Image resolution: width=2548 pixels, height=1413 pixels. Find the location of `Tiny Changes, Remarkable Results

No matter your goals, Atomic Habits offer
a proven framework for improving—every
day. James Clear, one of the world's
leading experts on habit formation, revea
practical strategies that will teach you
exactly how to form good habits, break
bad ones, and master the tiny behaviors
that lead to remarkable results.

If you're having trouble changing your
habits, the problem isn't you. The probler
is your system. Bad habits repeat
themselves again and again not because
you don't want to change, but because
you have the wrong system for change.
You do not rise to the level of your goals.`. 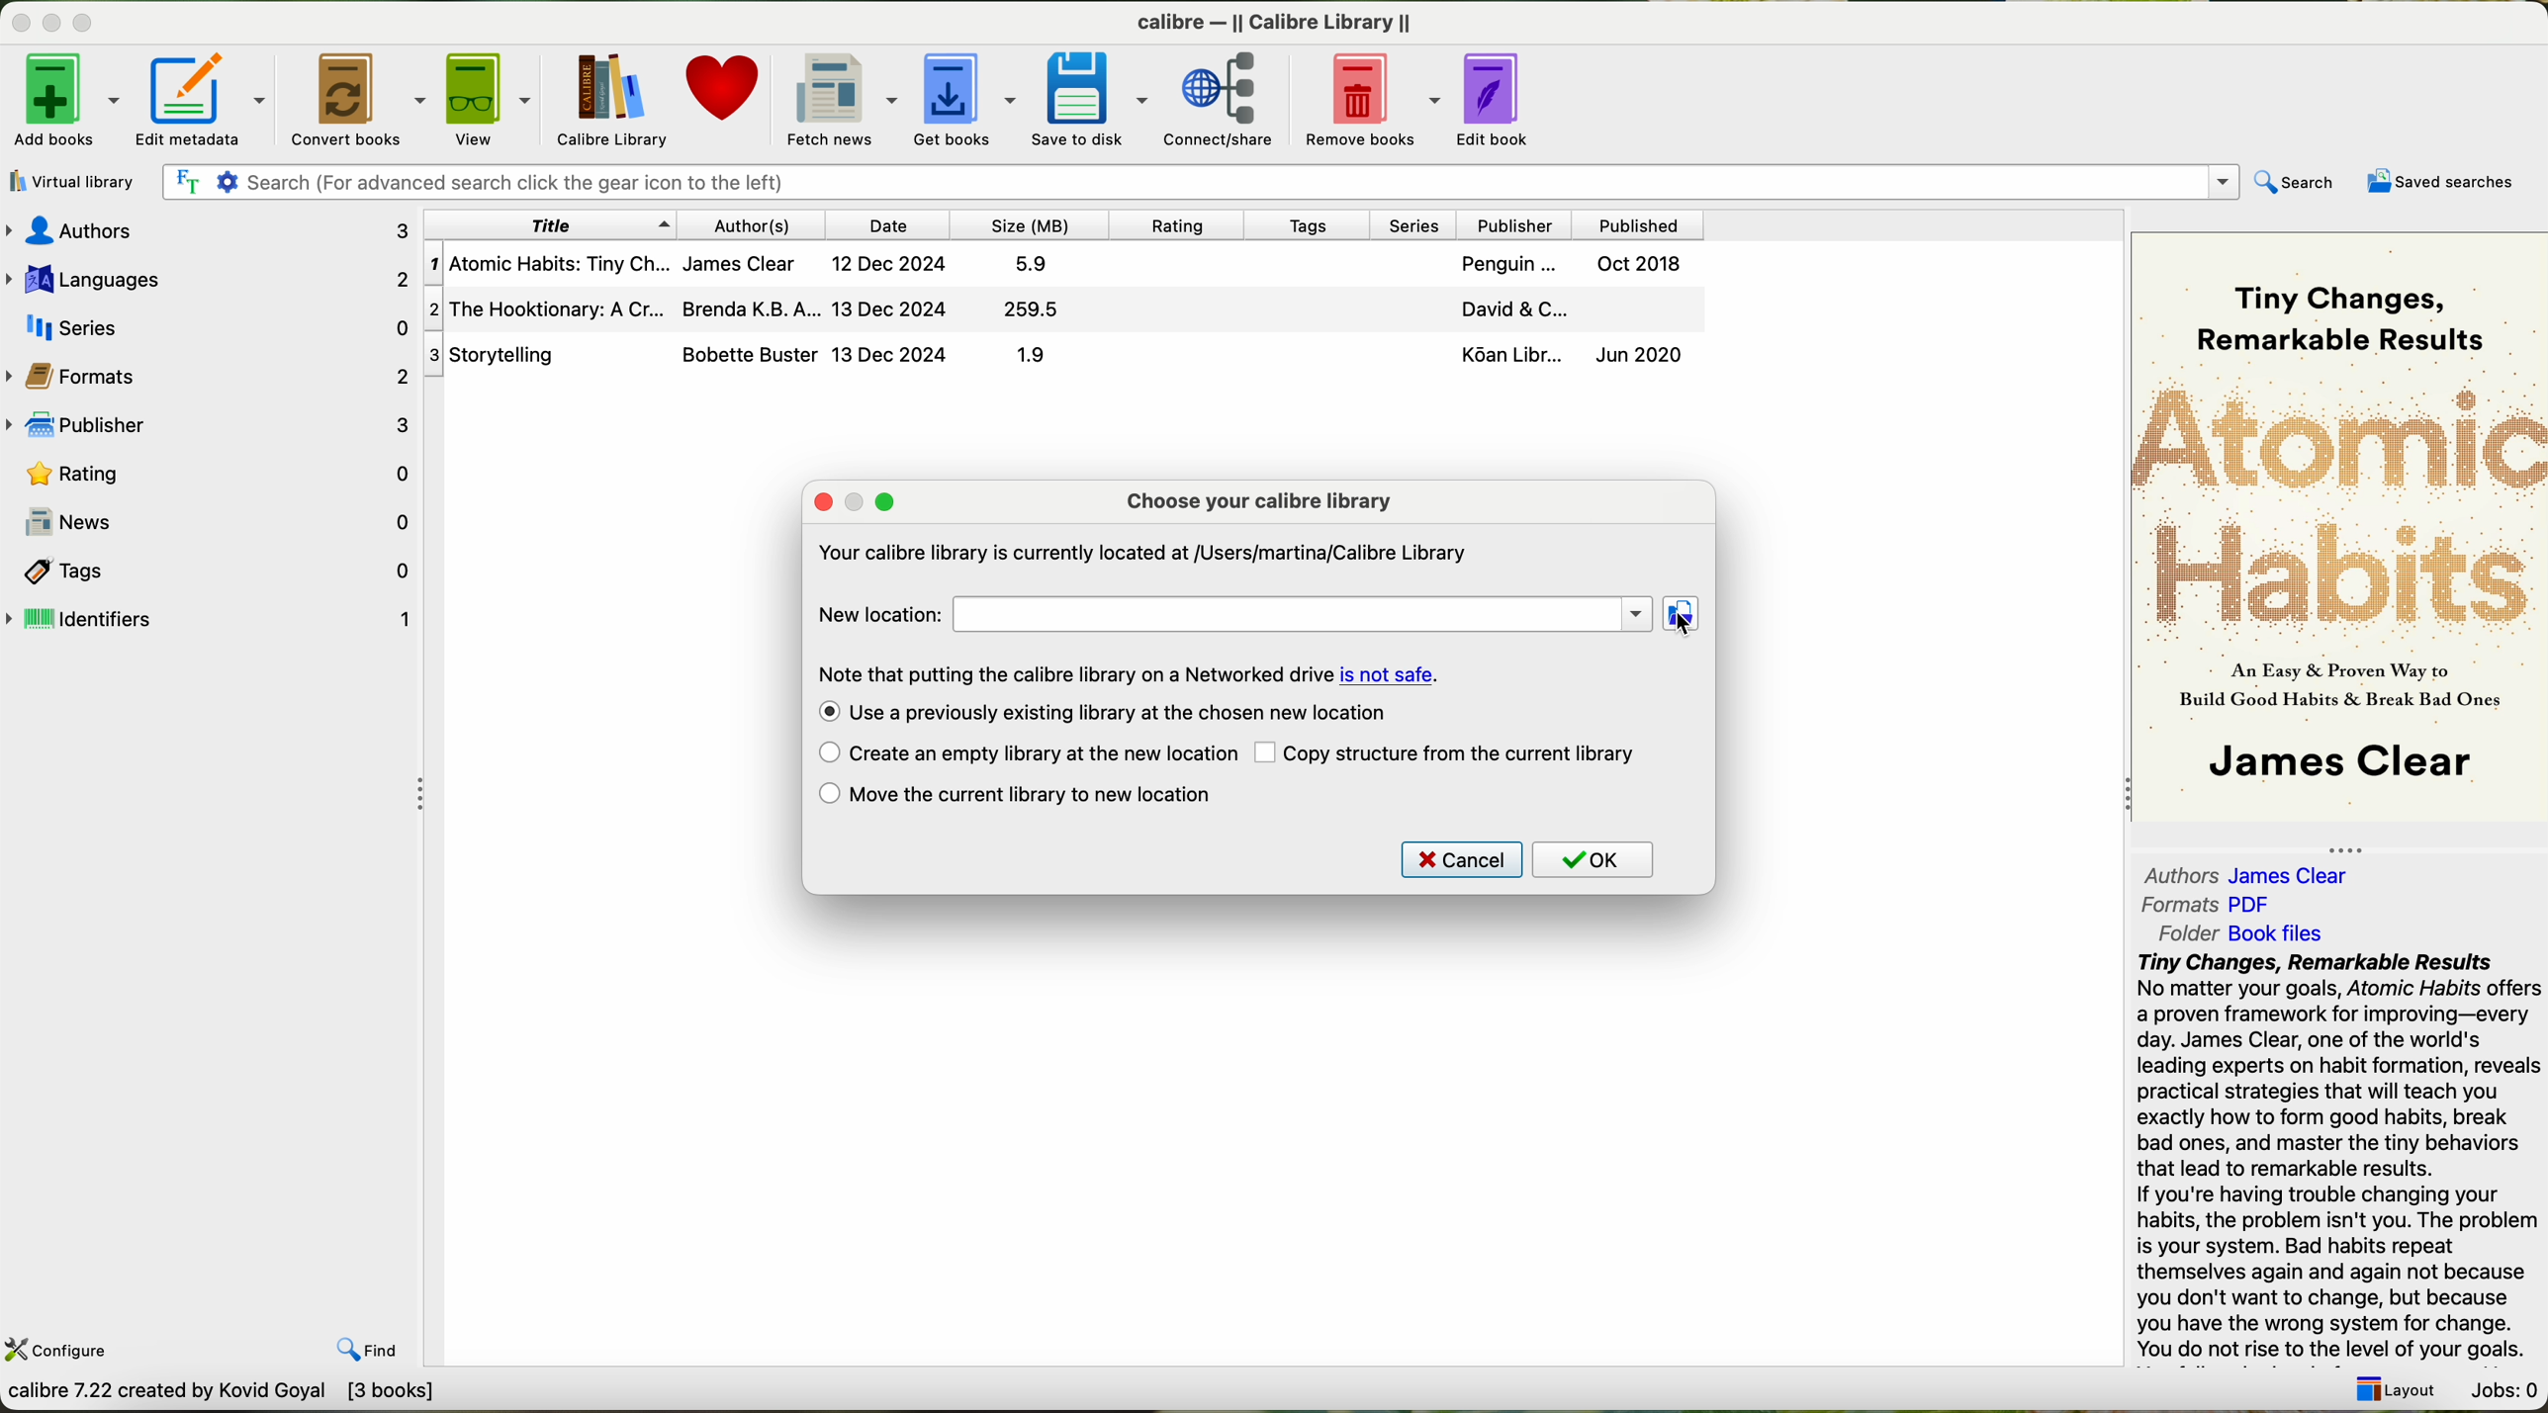

Tiny Changes, Remarkable Results

No matter your goals, Atomic Habits offer
a proven framework for improving—every
day. James Clear, one of the world's
leading experts on habit formation, revea
practical strategies that will teach you
exactly how to form good habits, break
bad ones, and master the tiny behaviors
that lead to remarkable results.

If you're having trouble changing your
habits, the problem isn't you. The probler
is your system. Bad habits repeat
themselves again and again not because
you don't want to change, but because
you have the wrong system for change.
You do not rise to the level of your goals. is located at coordinates (2335, 1157).